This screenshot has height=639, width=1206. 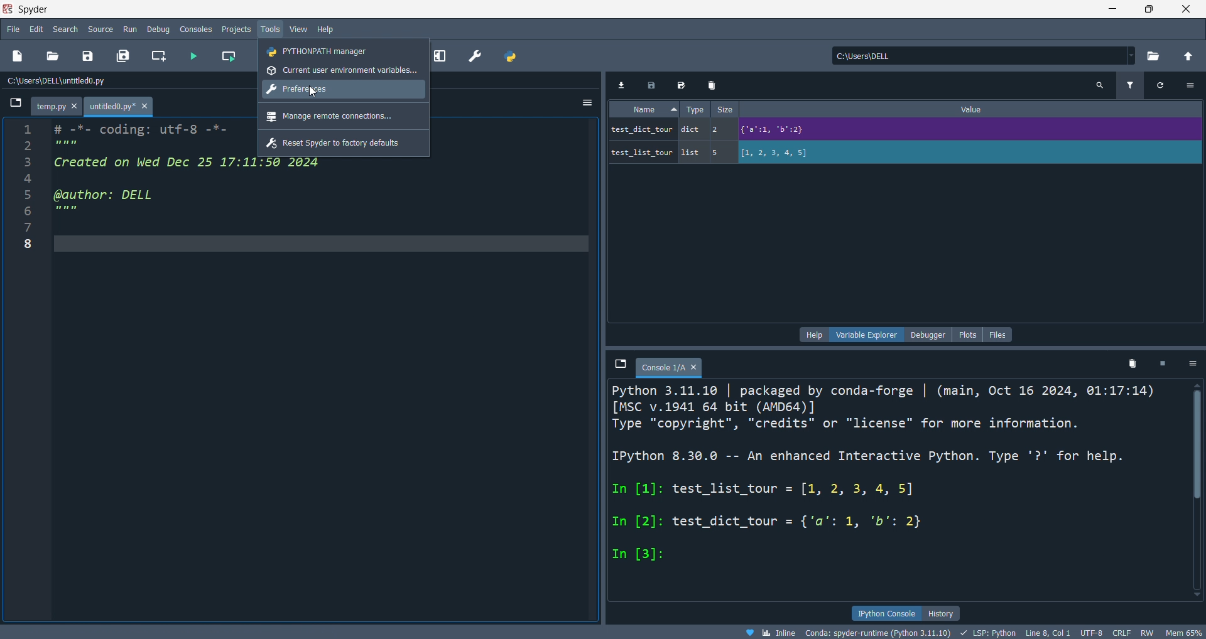 What do you see at coordinates (296, 30) in the screenshot?
I see `view` at bounding box center [296, 30].